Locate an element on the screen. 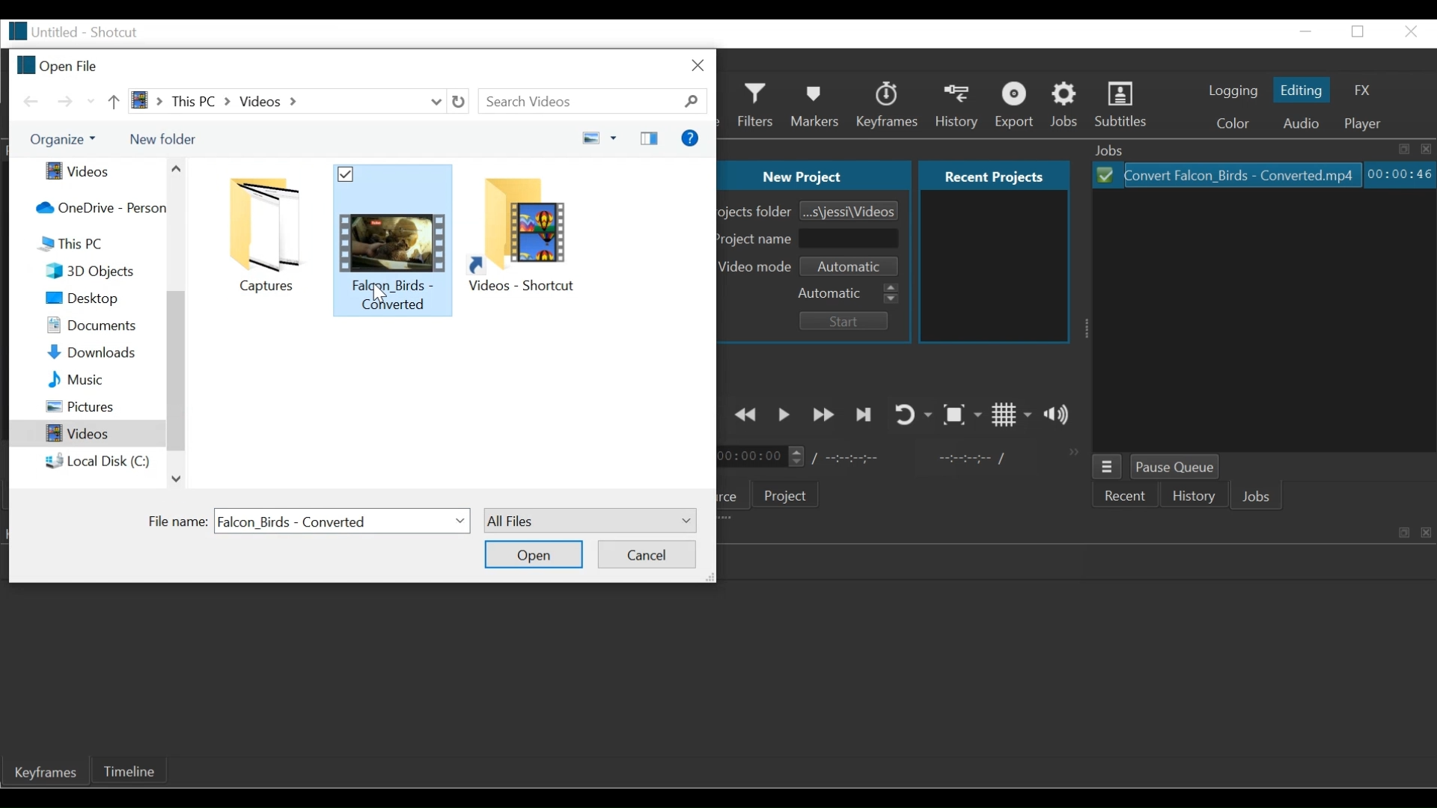 The height and width of the screenshot is (808, 1437). Start is located at coordinates (848, 322).